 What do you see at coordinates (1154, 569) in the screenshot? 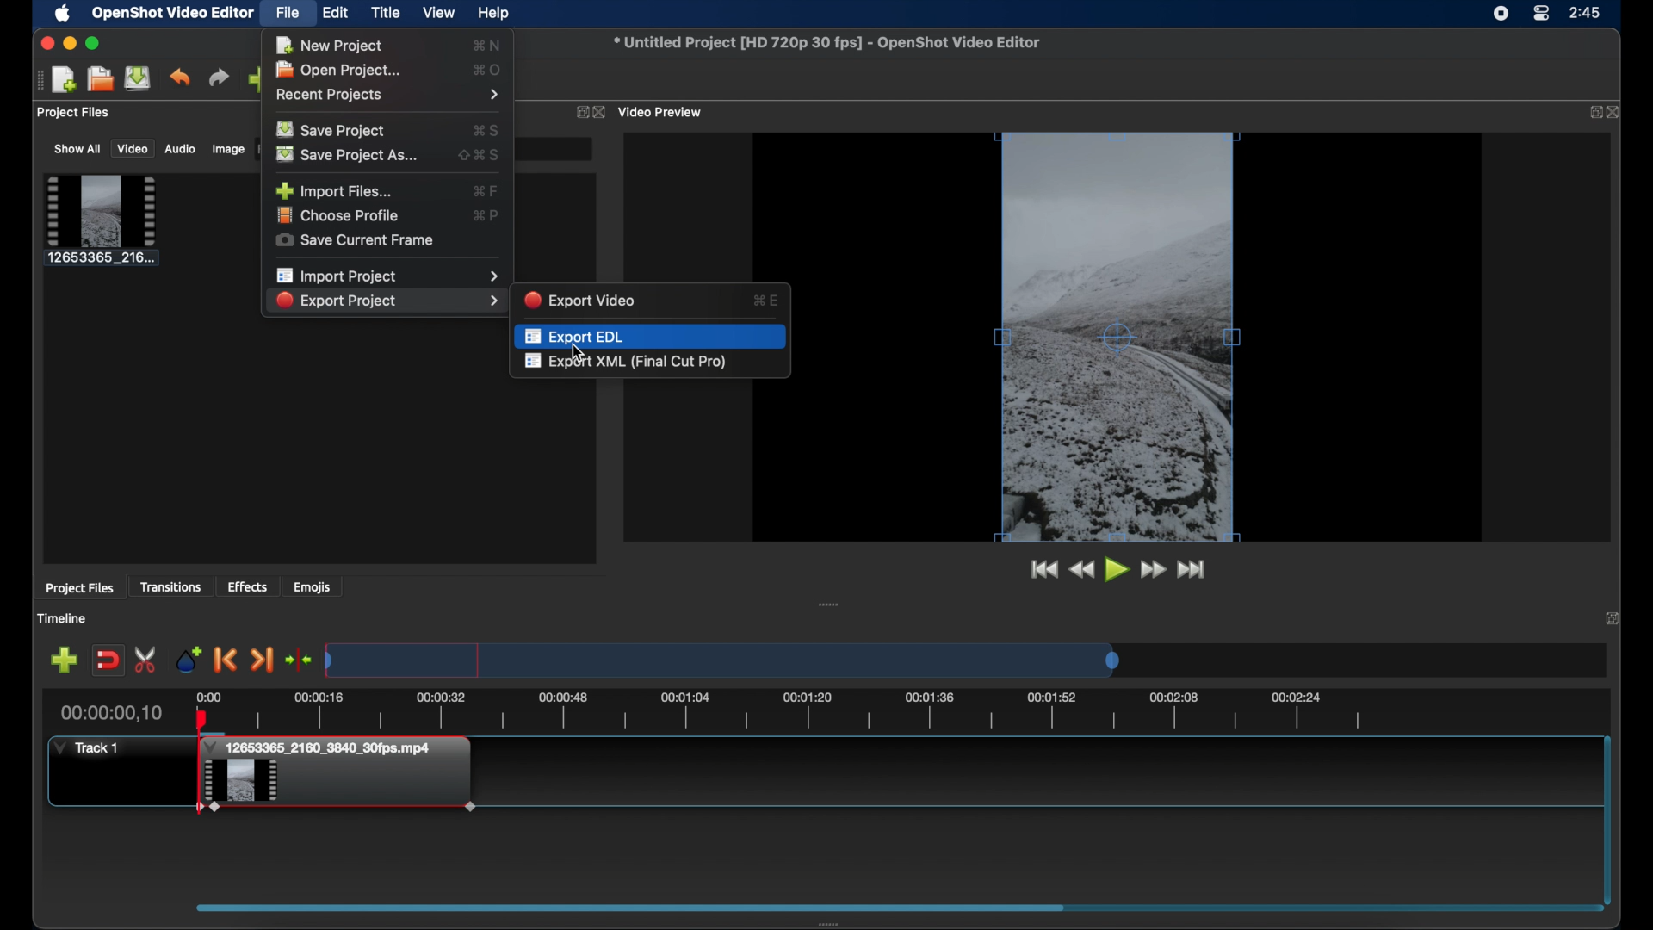
I see `fast forward` at bounding box center [1154, 569].